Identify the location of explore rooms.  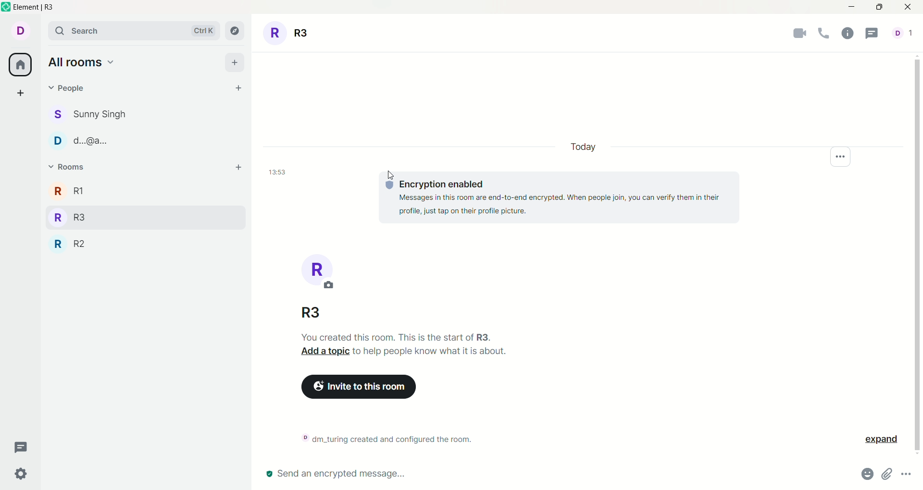
(233, 32).